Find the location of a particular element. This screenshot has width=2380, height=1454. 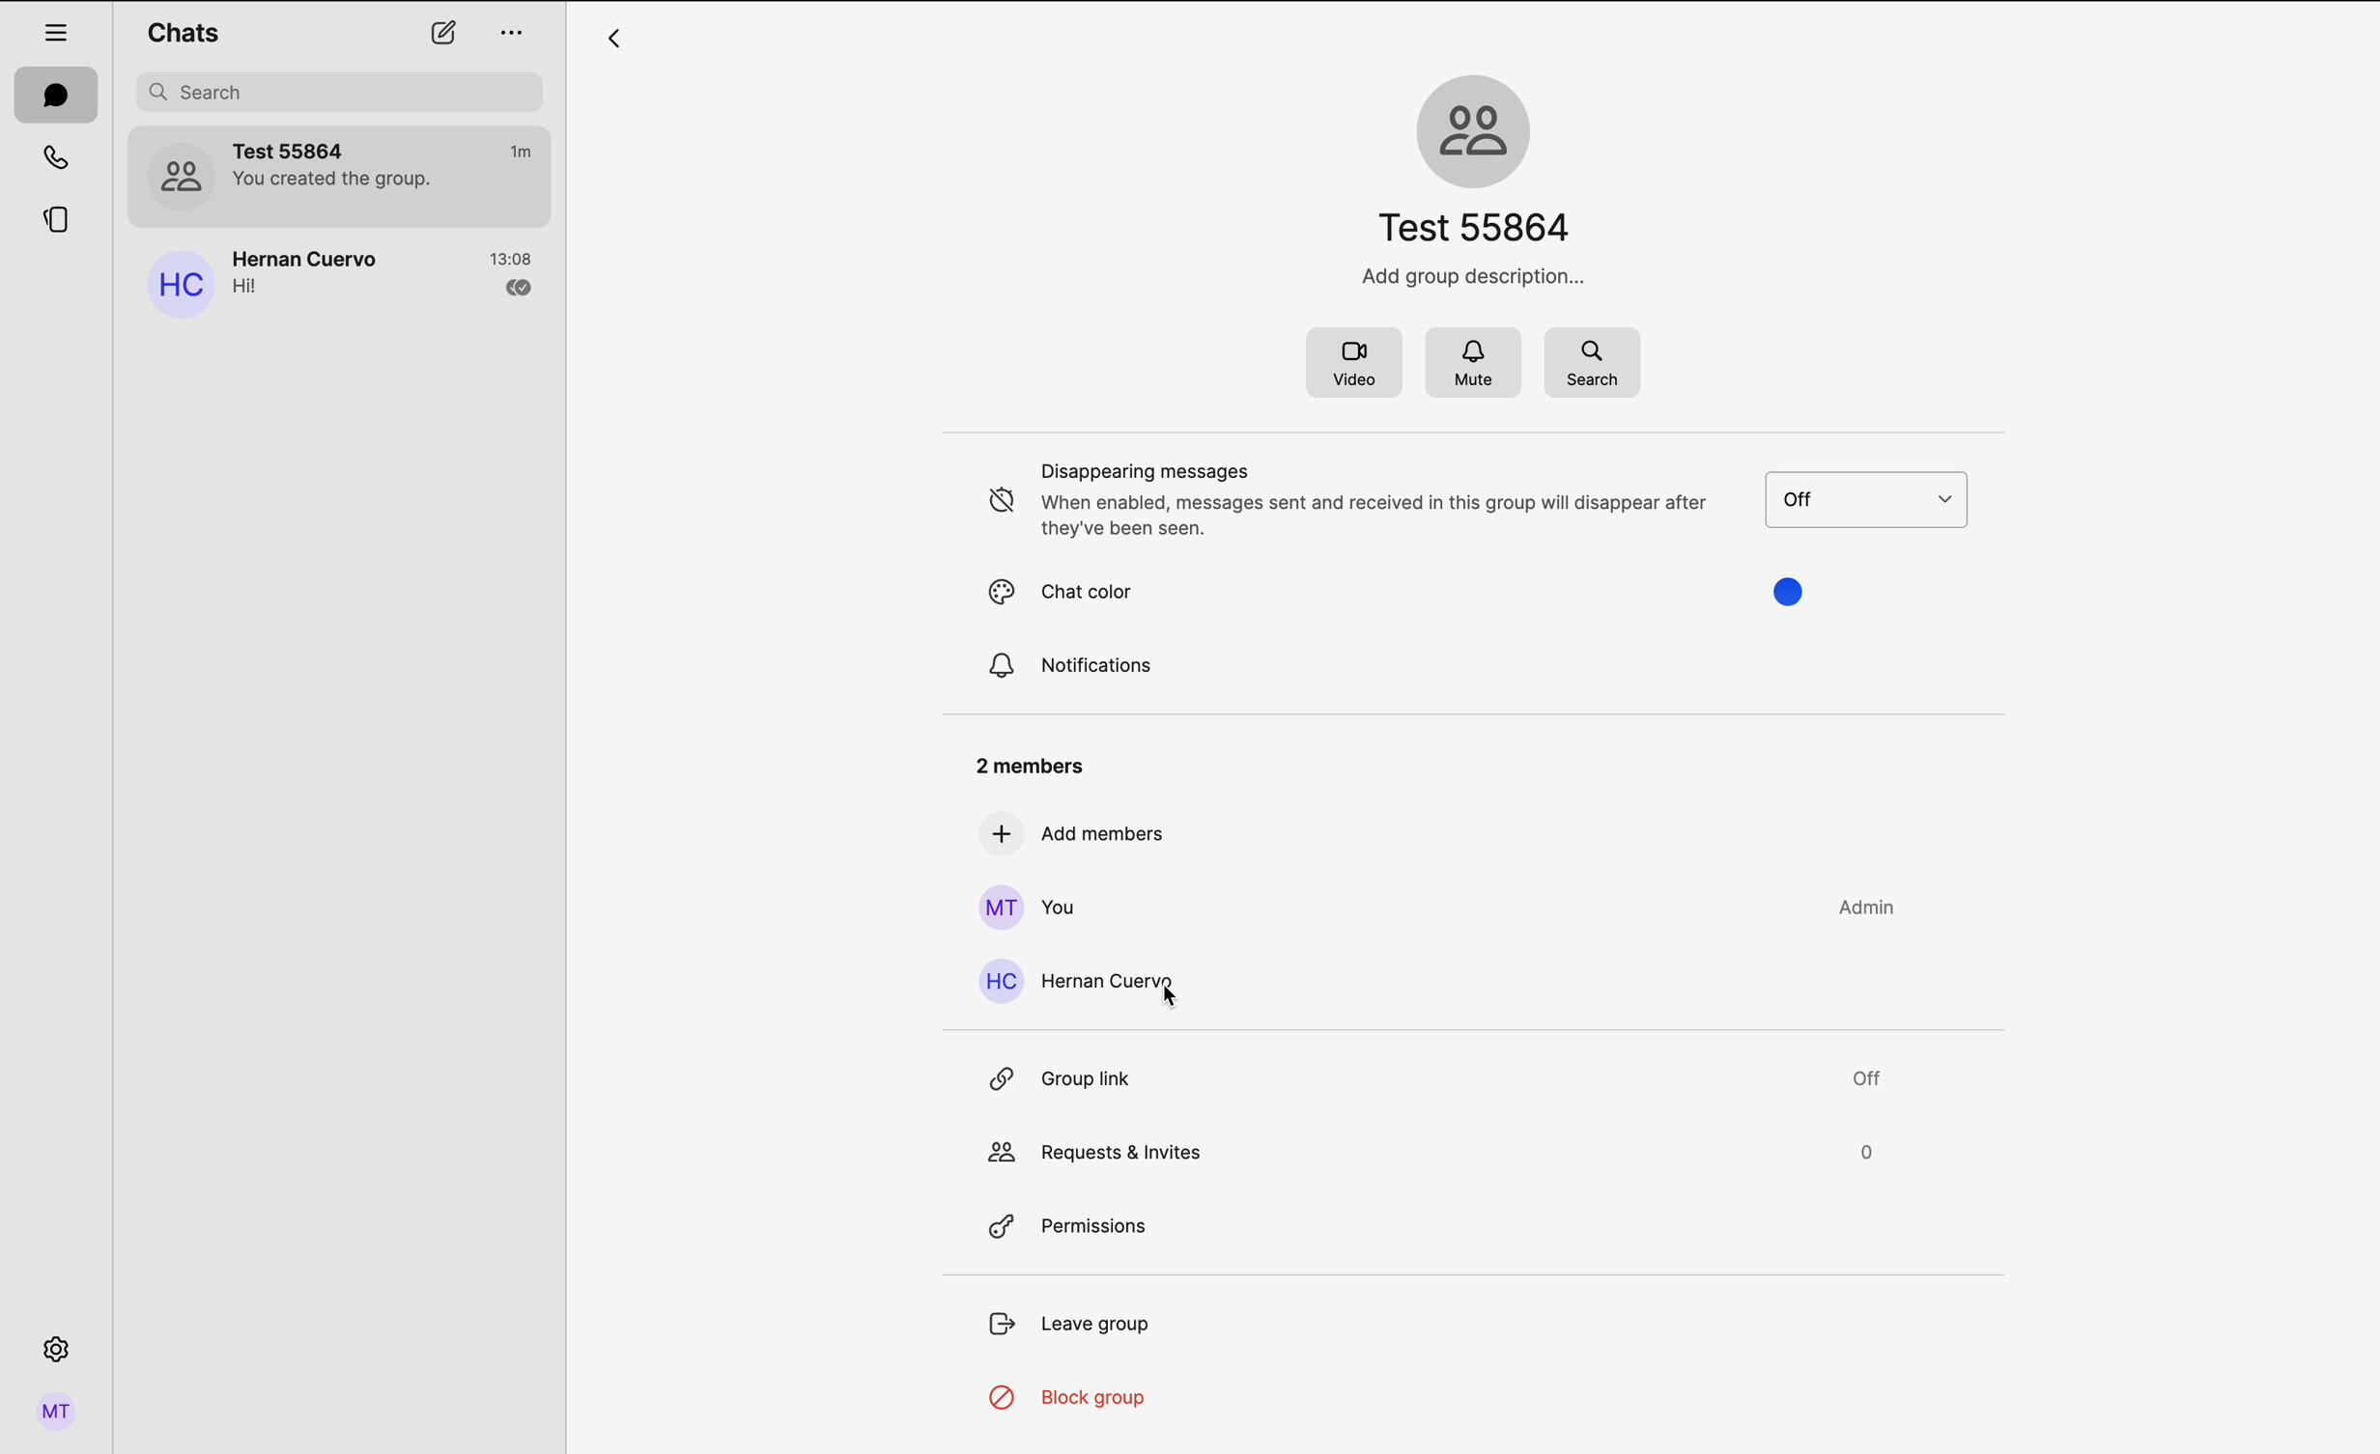

hide tabs is located at coordinates (57, 27).